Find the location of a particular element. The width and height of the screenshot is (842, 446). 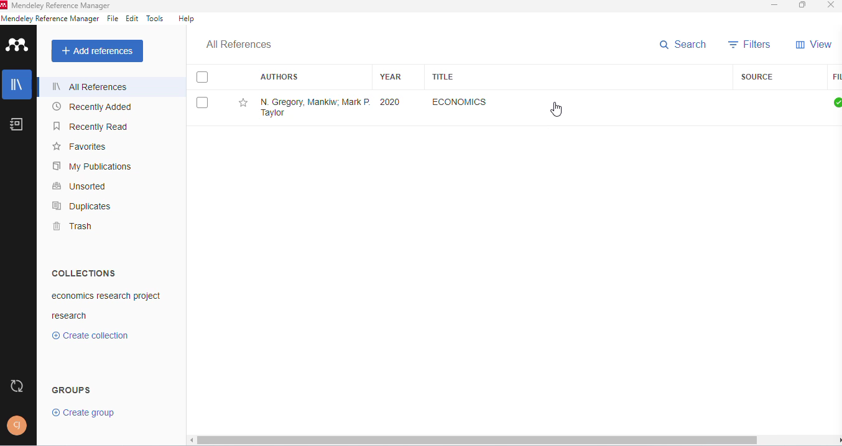

help is located at coordinates (187, 19).